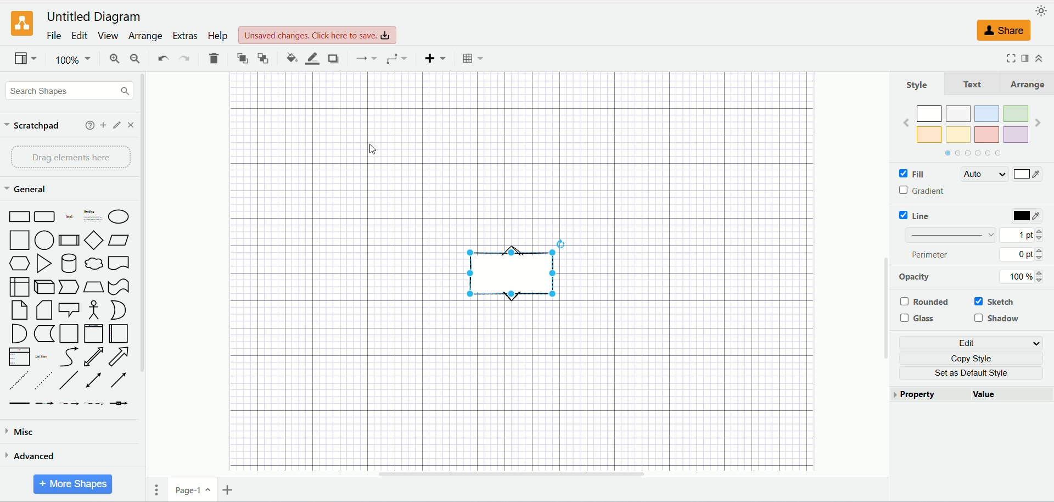 The image size is (1054, 502). Describe the element at coordinates (93, 287) in the screenshot. I see `trapeziod` at that location.